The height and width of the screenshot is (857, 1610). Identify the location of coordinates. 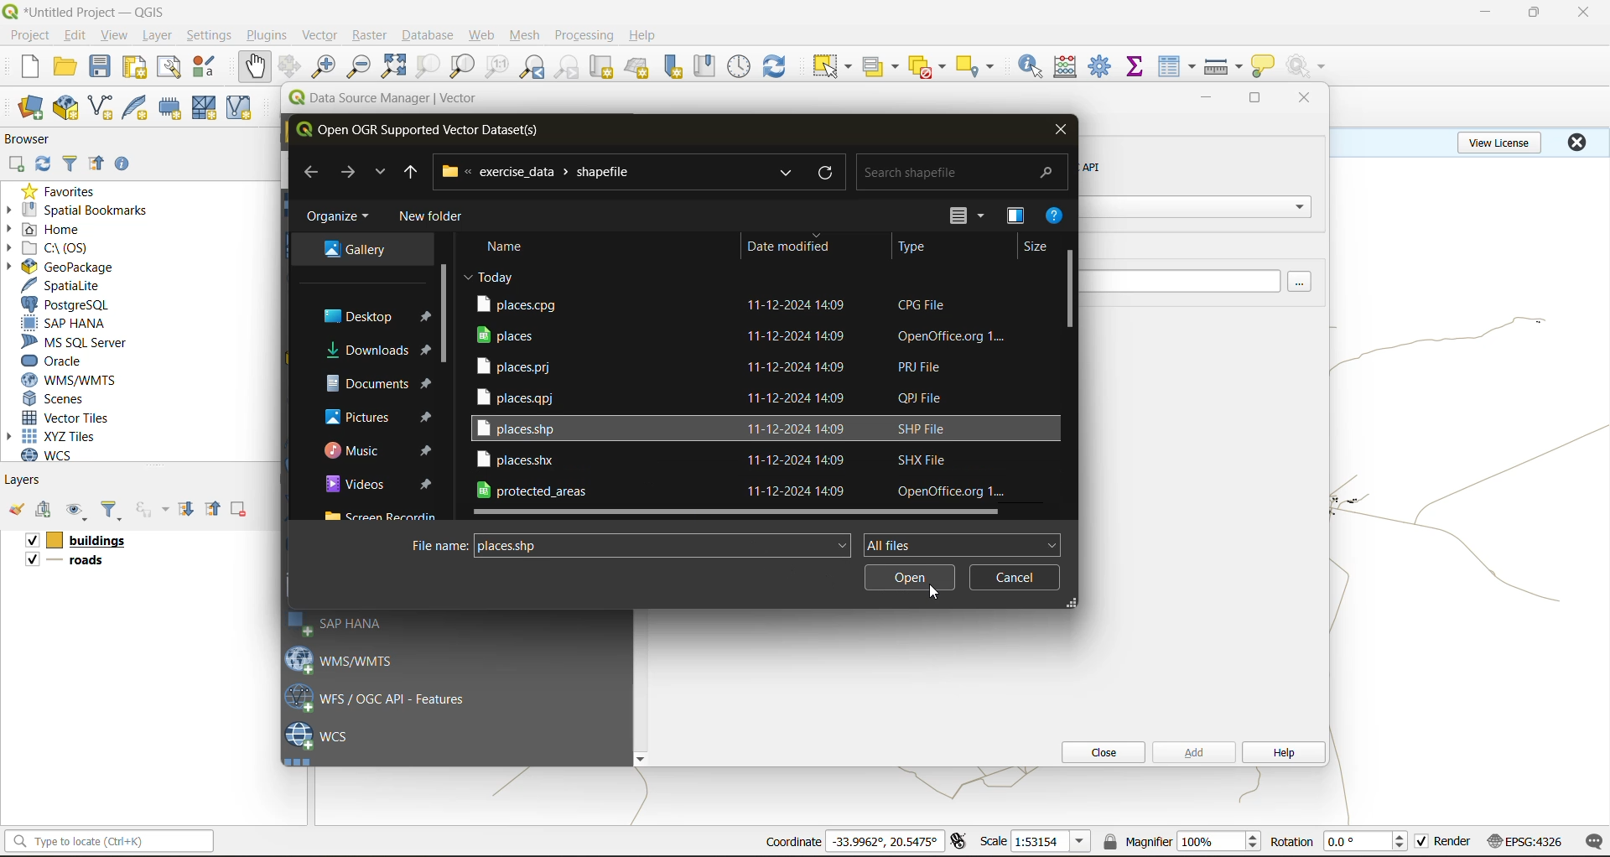
(885, 841).